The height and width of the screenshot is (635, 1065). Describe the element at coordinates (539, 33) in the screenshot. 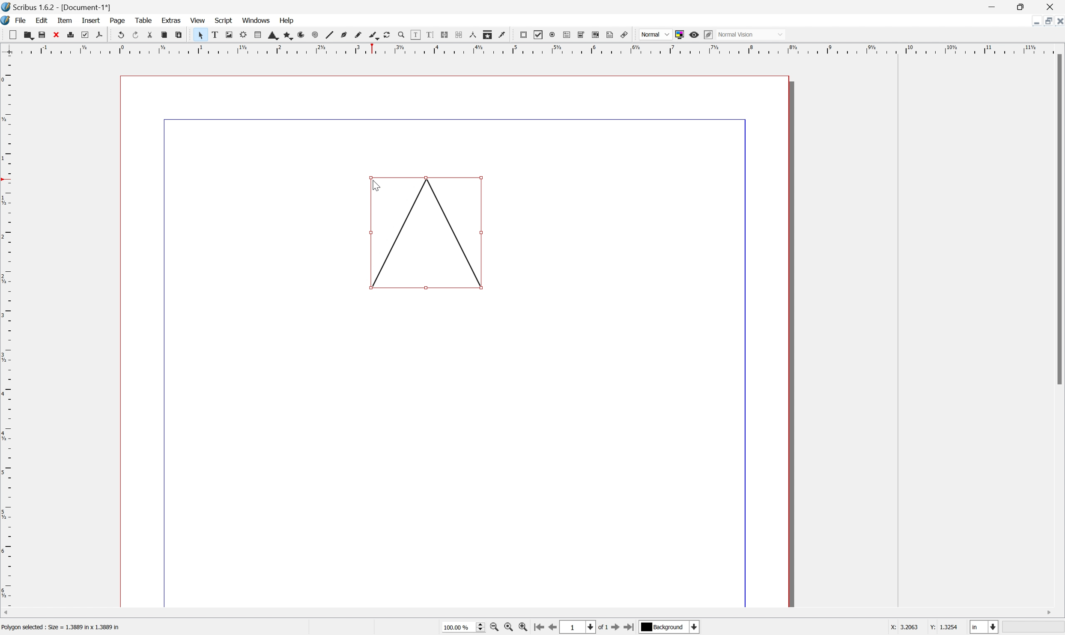

I see `PDF checkbox` at that location.